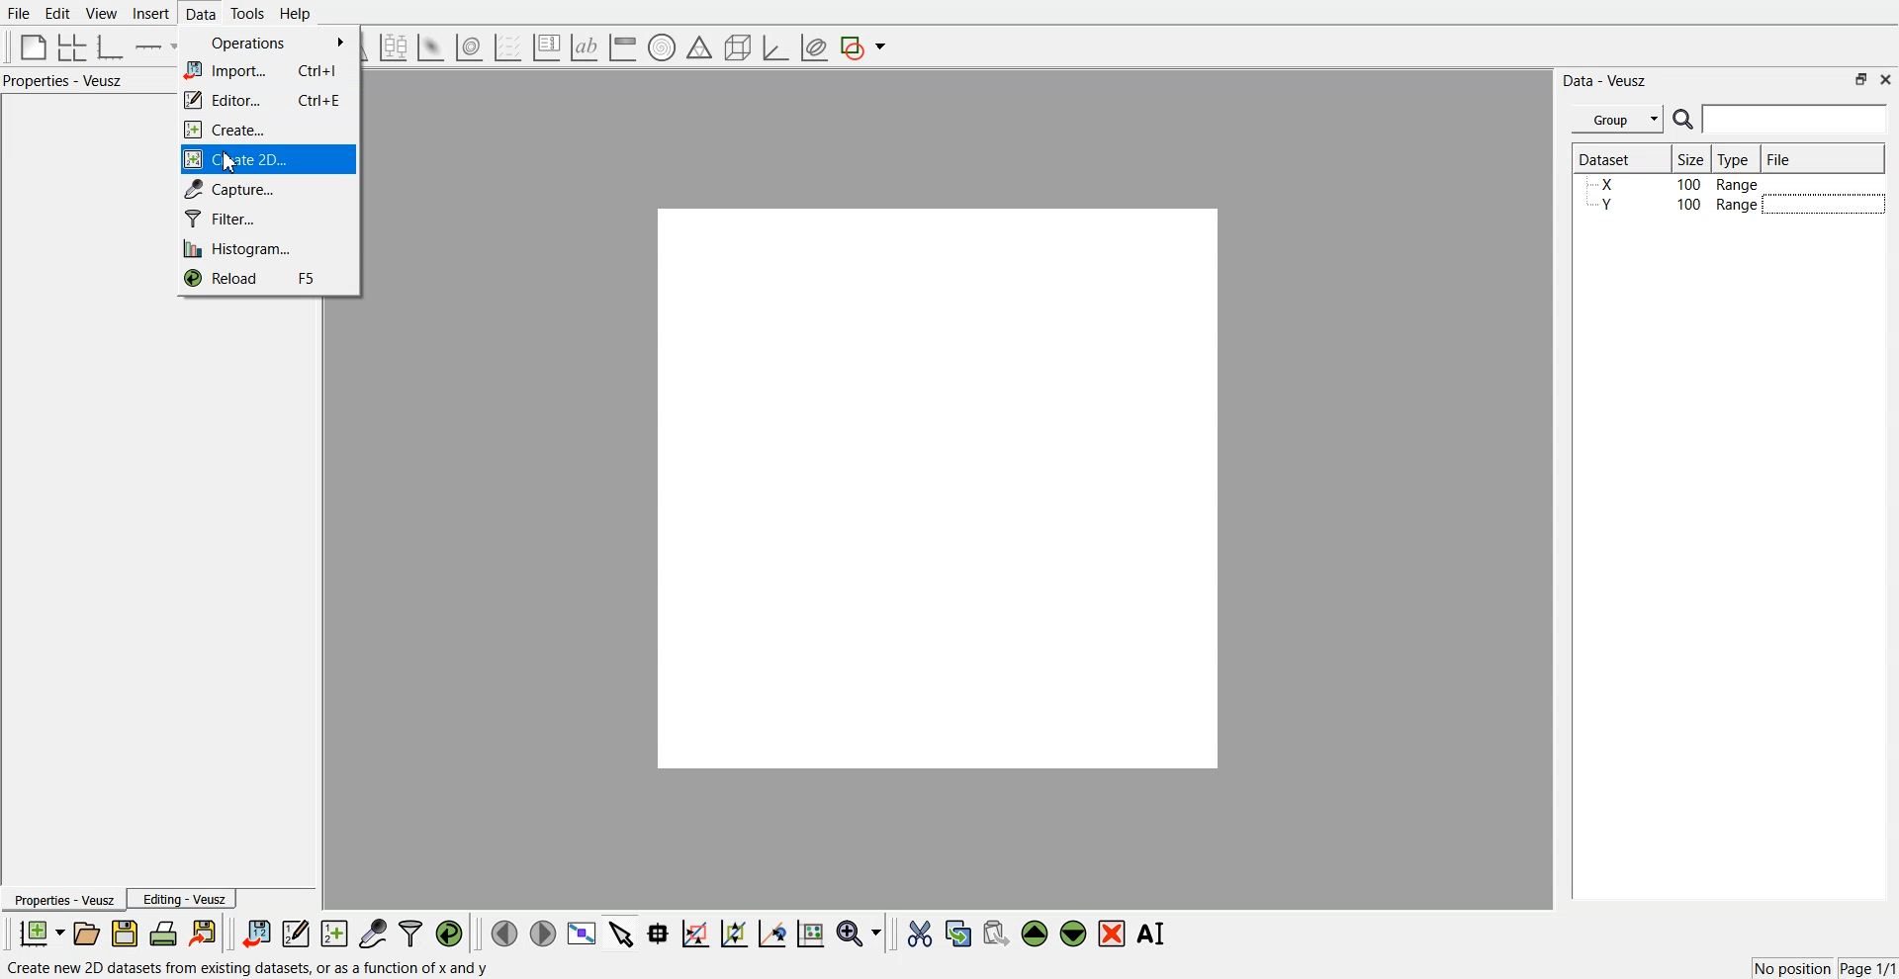 This screenshot has width=1899, height=979. Describe the element at coordinates (1674, 205) in the screenshot. I see `Y 100 Range` at that location.